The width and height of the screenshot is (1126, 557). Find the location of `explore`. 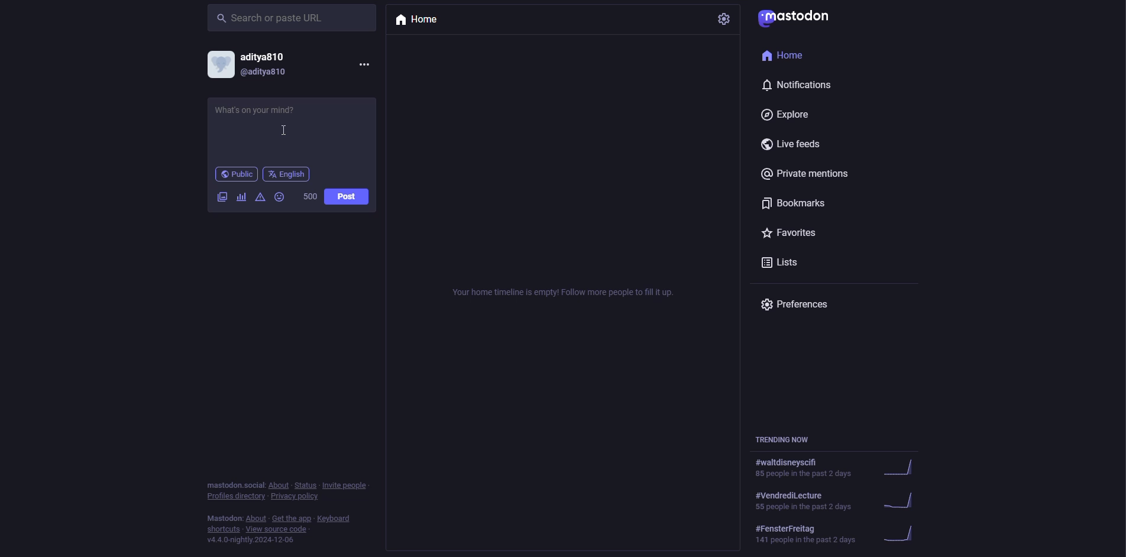

explore is located at coordinates (786, 115).